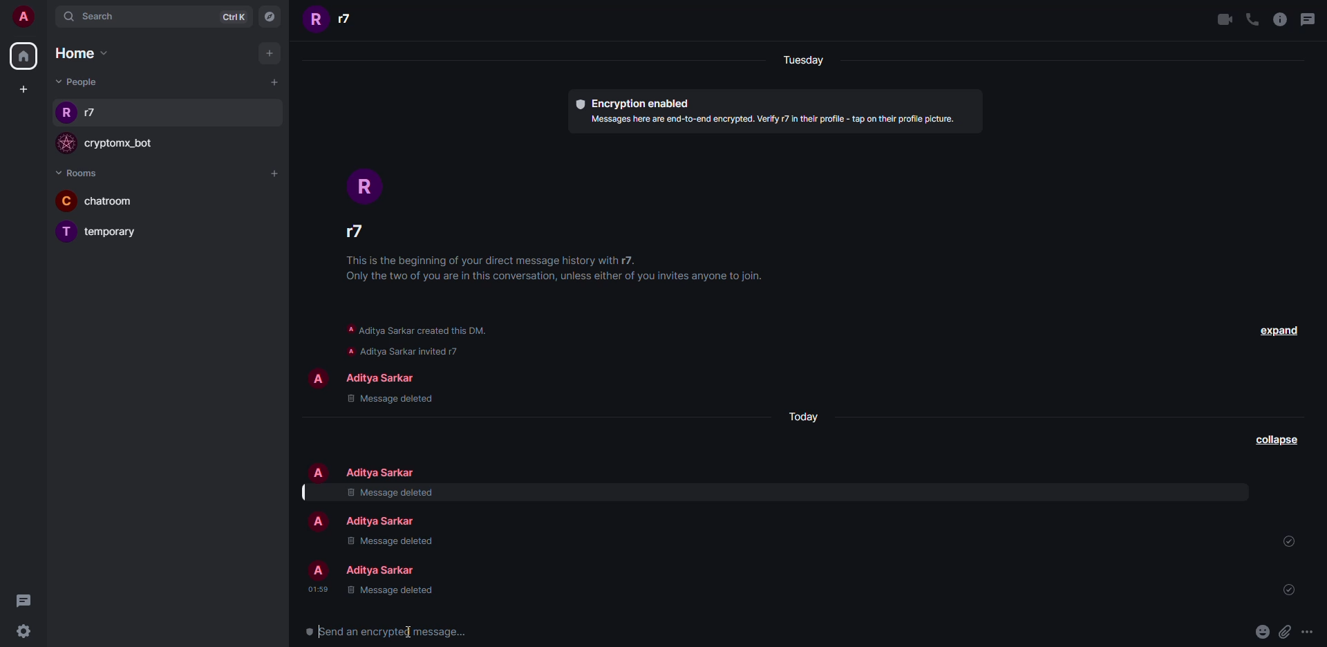 The width and height of the screenshot is (1327, 647). I want to click on send encrypted message, so click(379, 631).